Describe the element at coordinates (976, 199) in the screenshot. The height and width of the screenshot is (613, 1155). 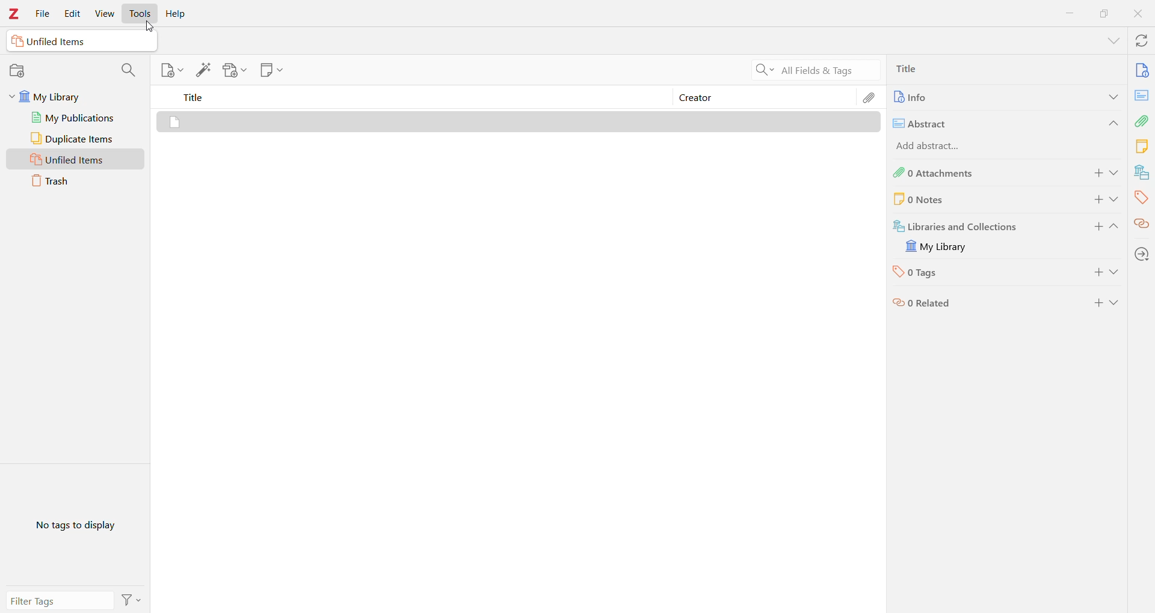
I see `` at that location.